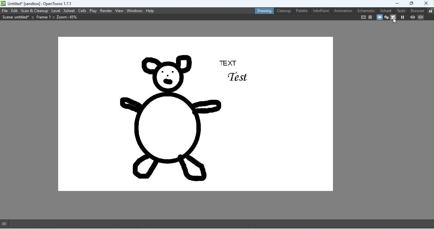  I want to click on close, so click(427, 3).